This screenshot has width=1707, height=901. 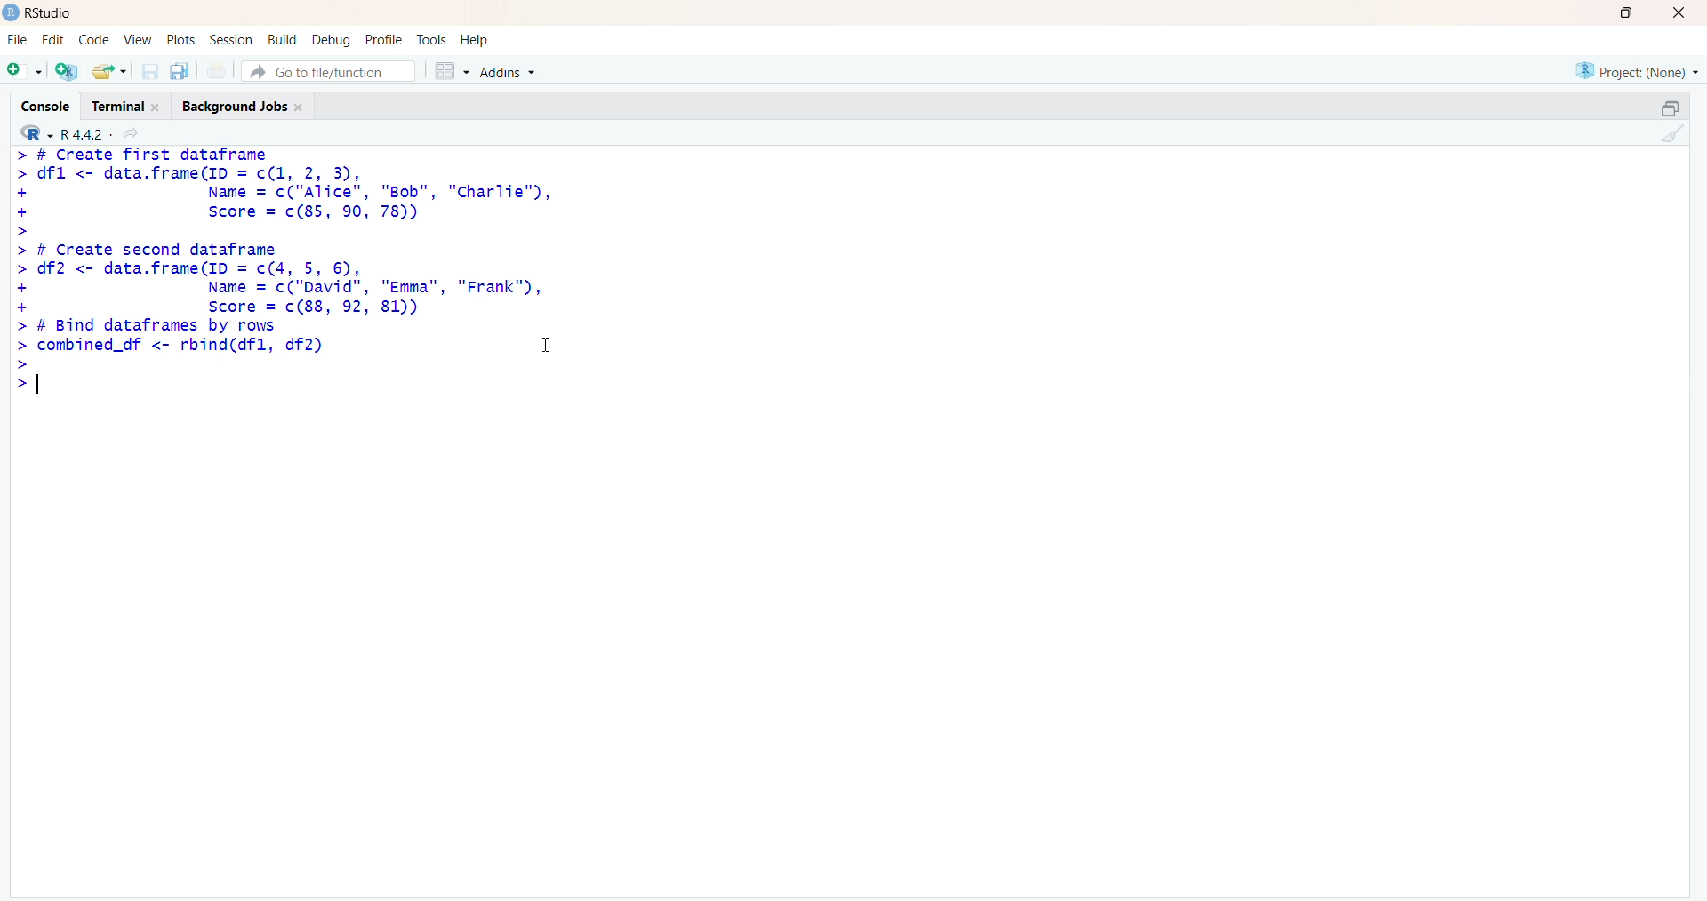 What do you see at coordinates (93, 39) in the screenshot?
I see `Code` at bounding box center [93, 39].